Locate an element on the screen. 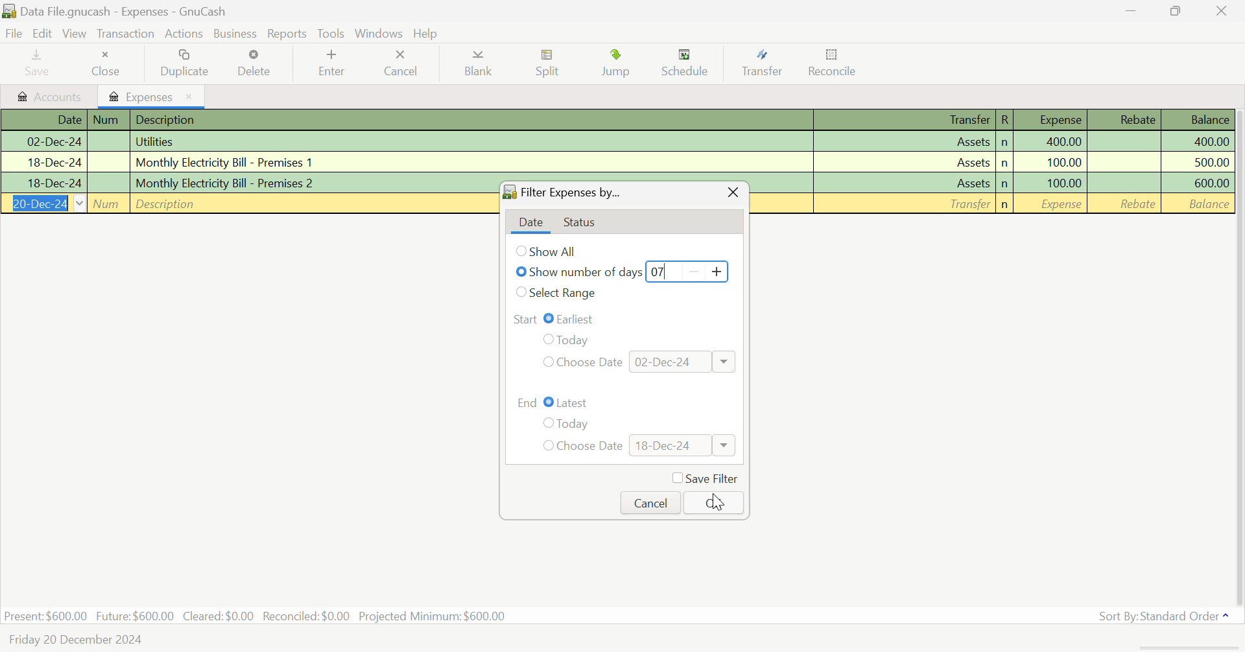 Image resolution: width=1245 pixels, height=652 pixels. Split is located at coordinates (550, 65).